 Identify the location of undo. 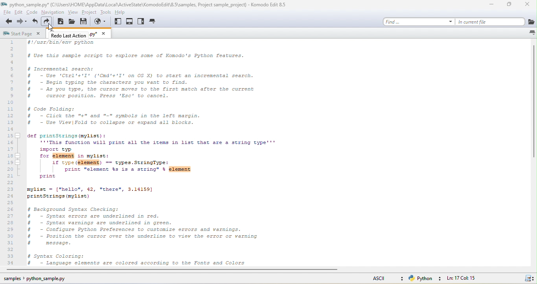
(35, 22).